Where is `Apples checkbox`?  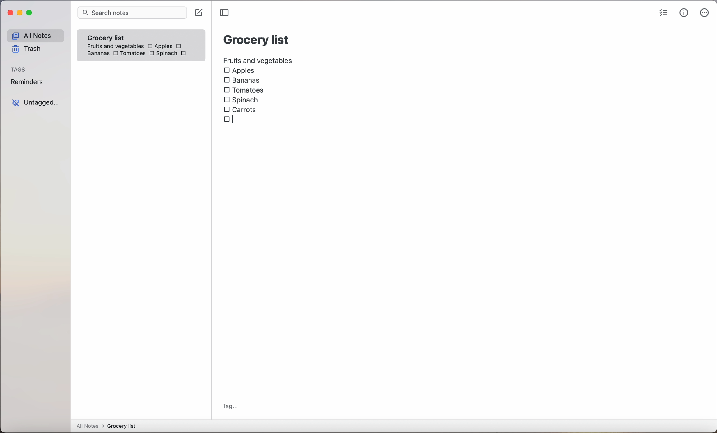
Apples checkbox is located at coordinates (159, 46).